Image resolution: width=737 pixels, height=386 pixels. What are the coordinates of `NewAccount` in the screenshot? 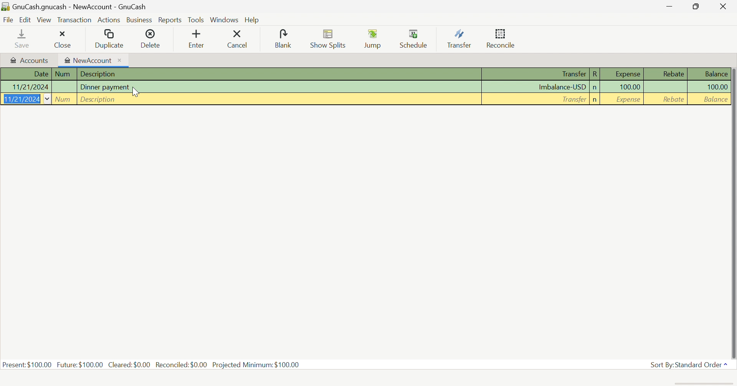 It's located at (89, 61).